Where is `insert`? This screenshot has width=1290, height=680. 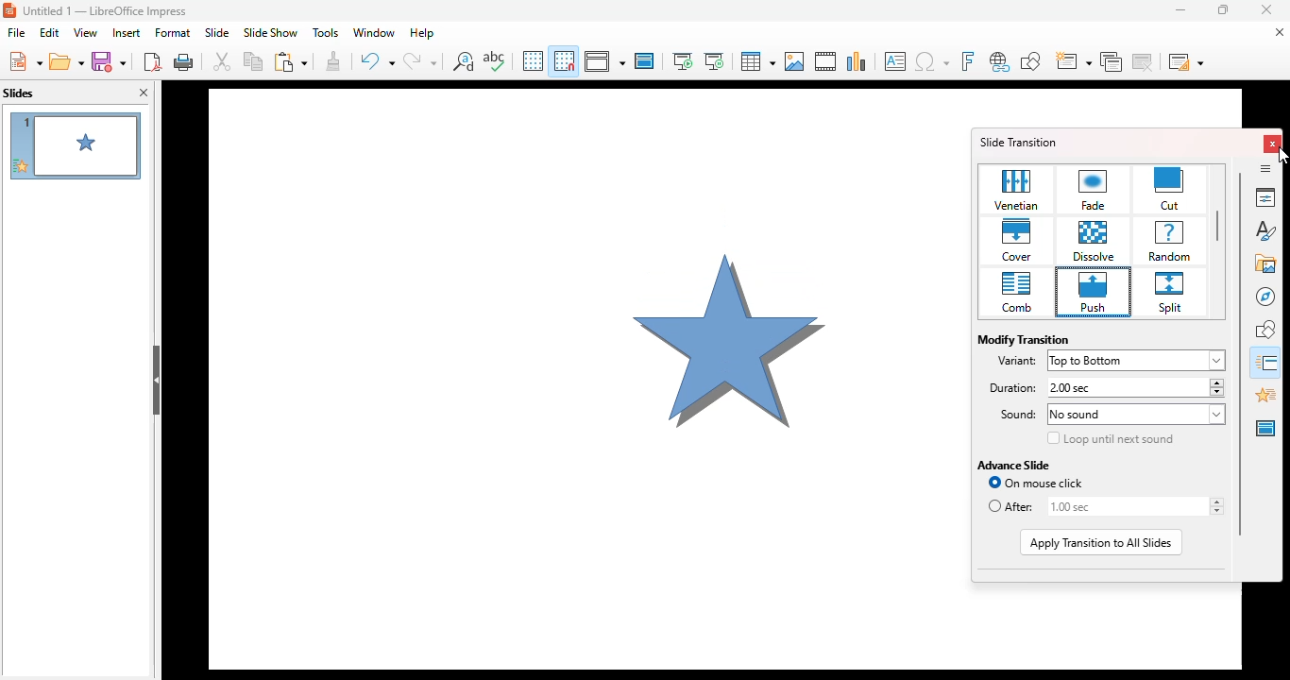 insert is located at coordinates (127, 32).